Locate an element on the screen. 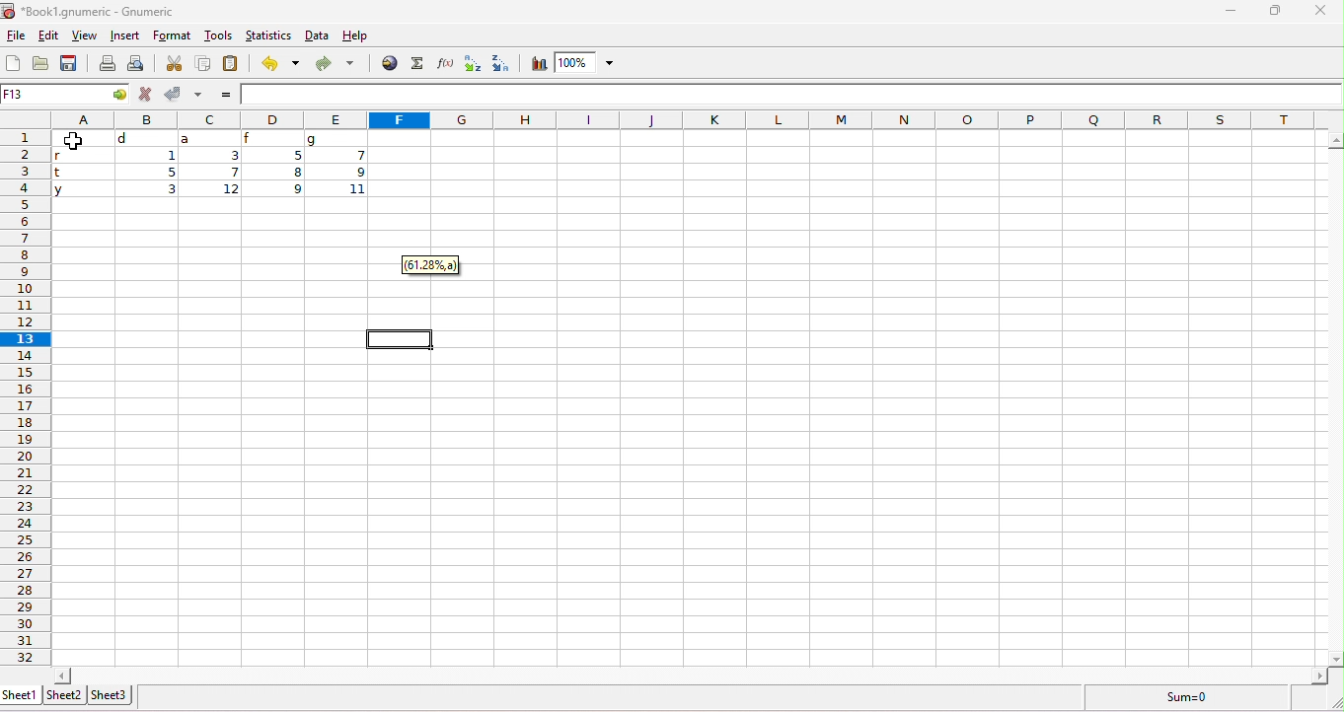 The height and width of the screenshot is (712, 1344). accept changes is located at coordinates (174, 93).